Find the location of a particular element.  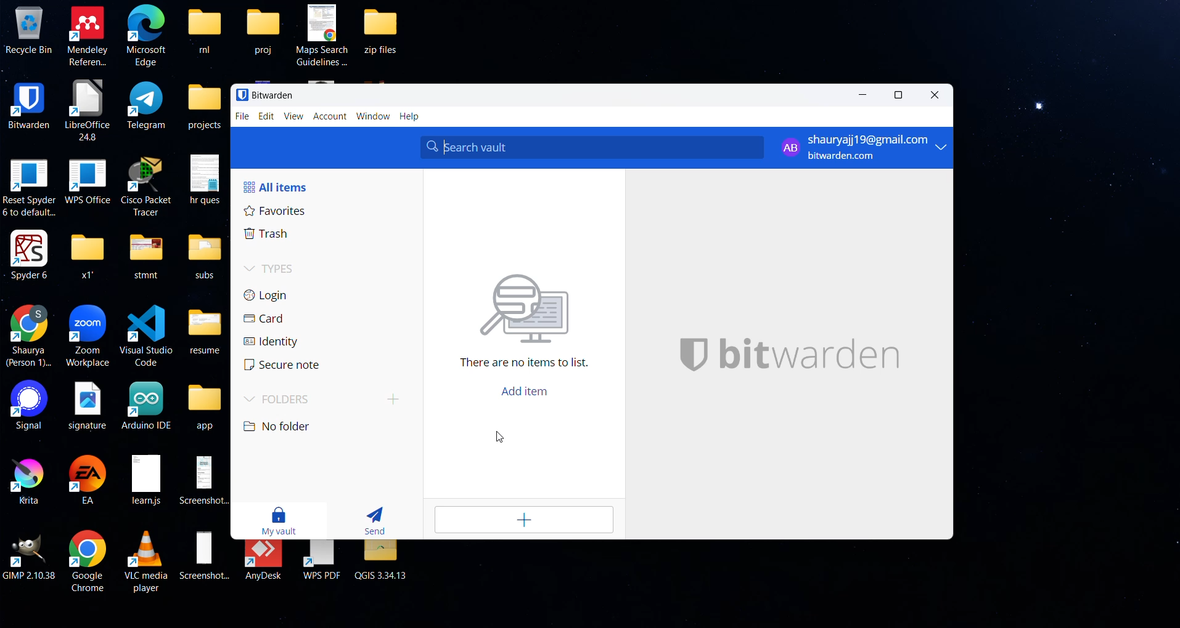

minimize is located at coordinates (865, 97).